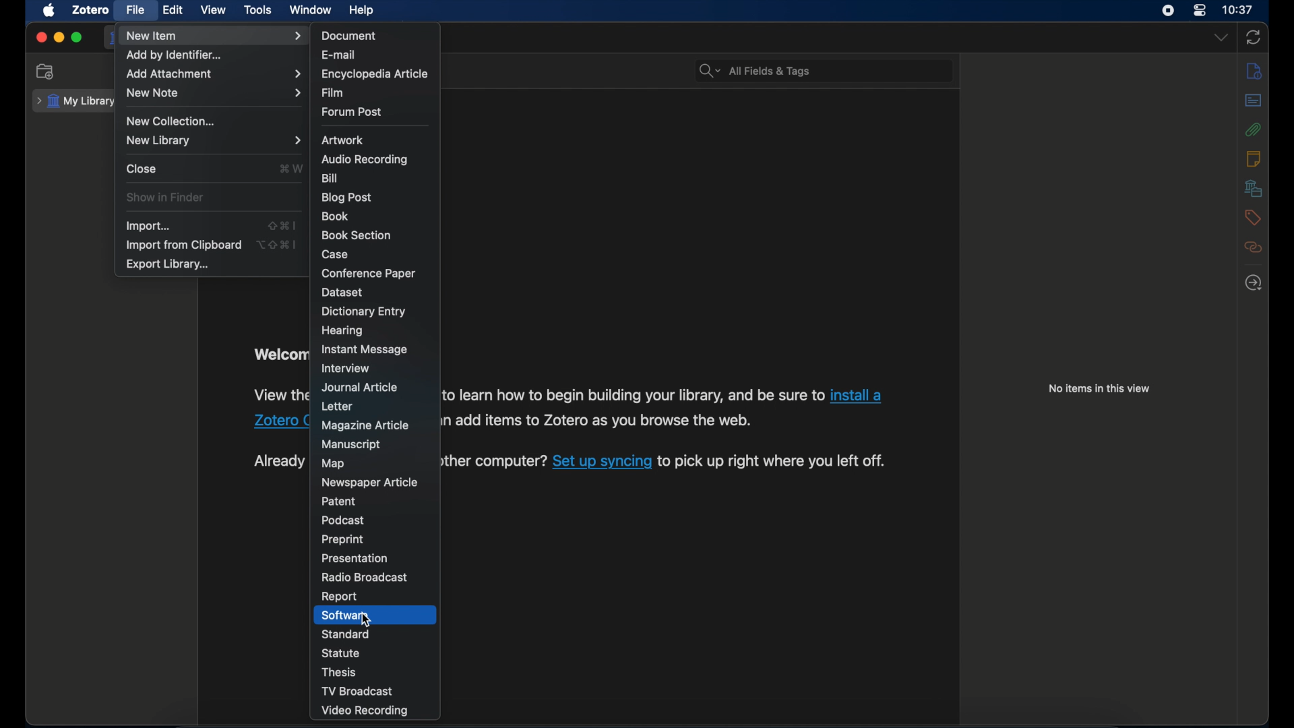 The width and height of the screenshot is (1294, 728). I want to click on import, so click(147, 225).